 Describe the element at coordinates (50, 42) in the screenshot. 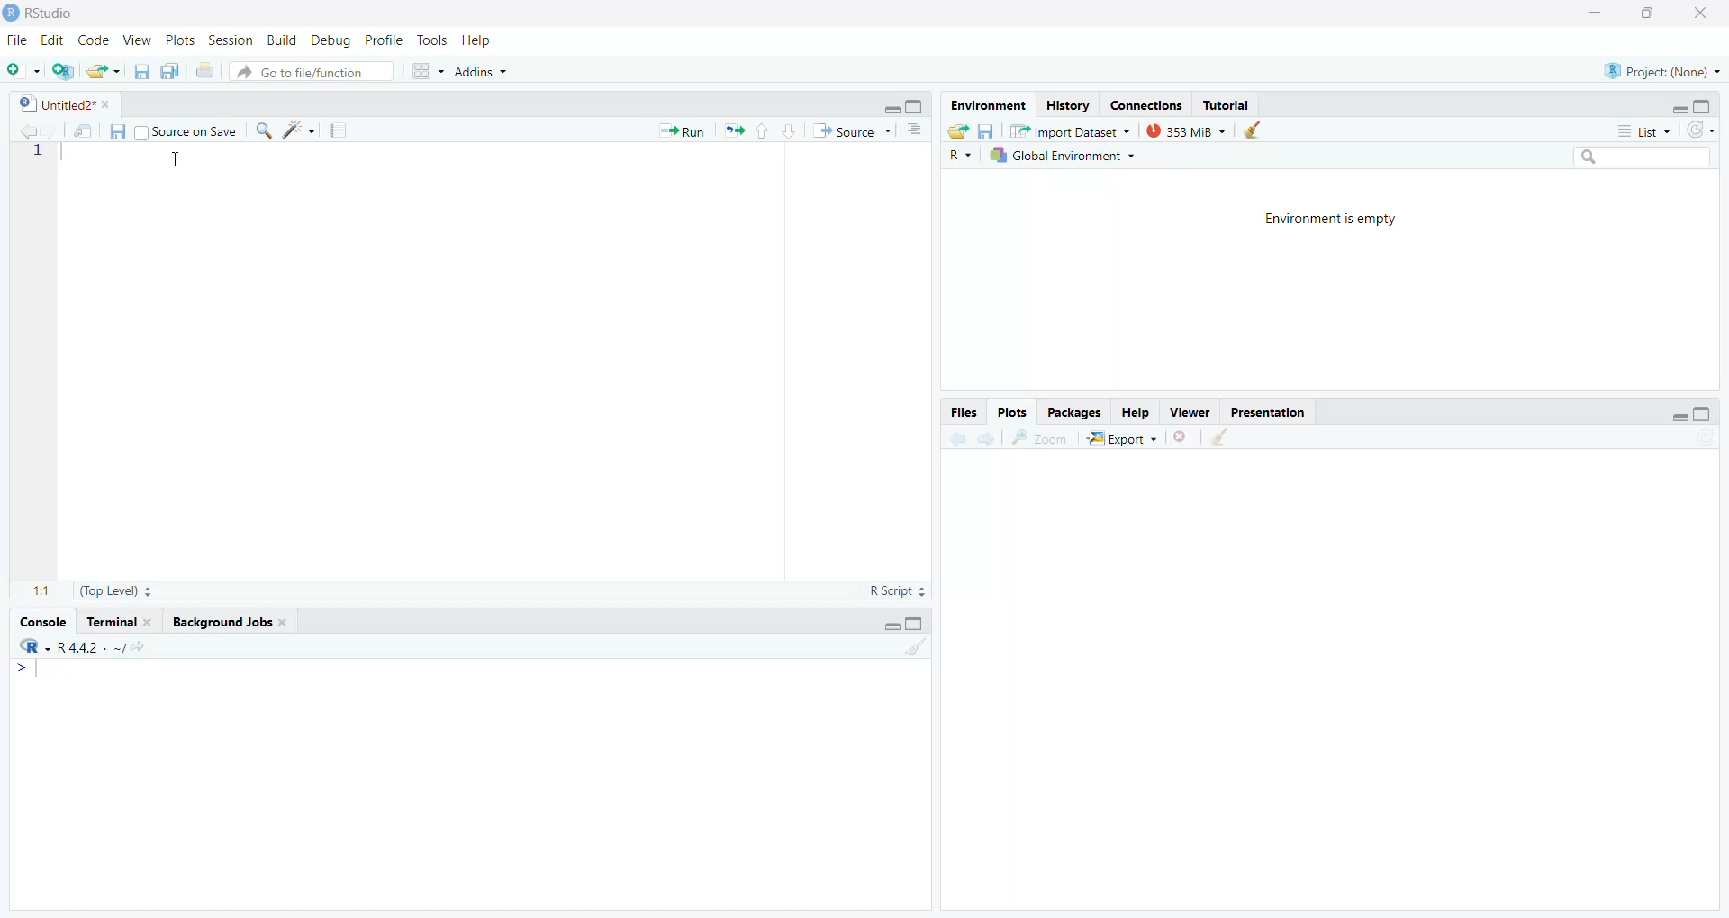

I see `Edit` at that location.